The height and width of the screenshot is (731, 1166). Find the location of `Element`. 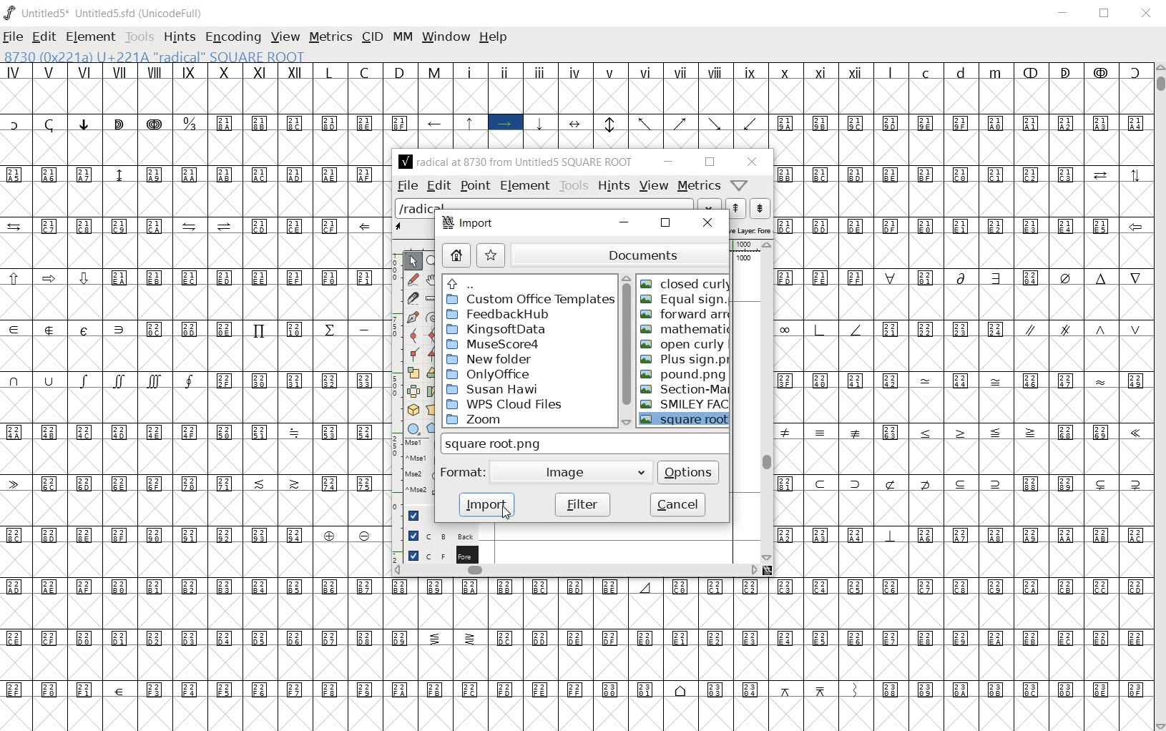

Element is located at coordinates (526, 186).